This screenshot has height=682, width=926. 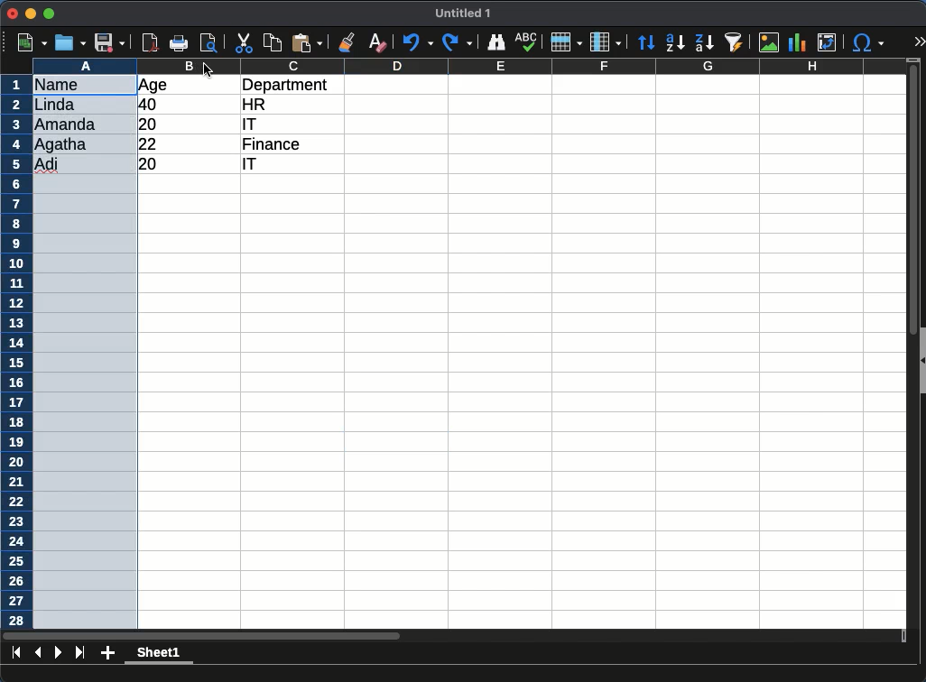 I want to click on clone formatting, so click(x=348, y=41).